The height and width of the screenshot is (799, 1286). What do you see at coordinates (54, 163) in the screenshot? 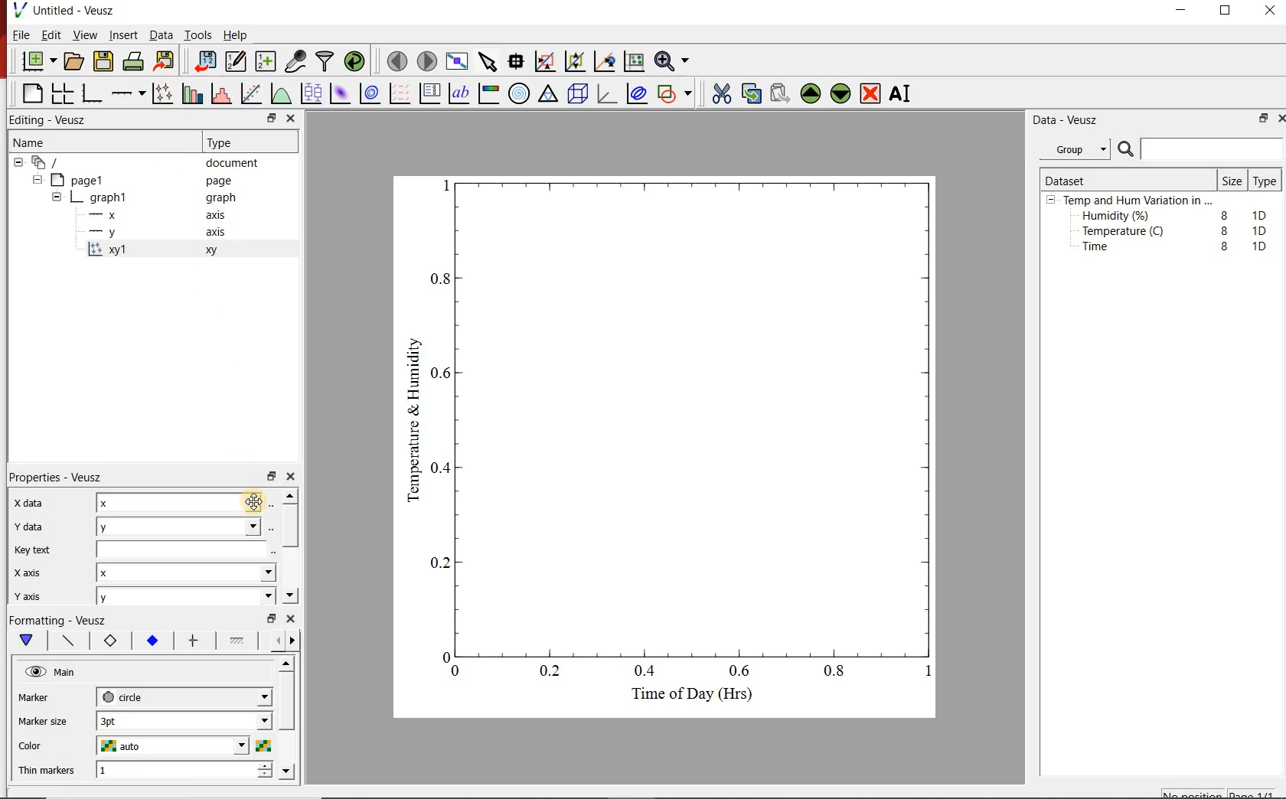
I see `document widget` at bounding box center [54, 163].